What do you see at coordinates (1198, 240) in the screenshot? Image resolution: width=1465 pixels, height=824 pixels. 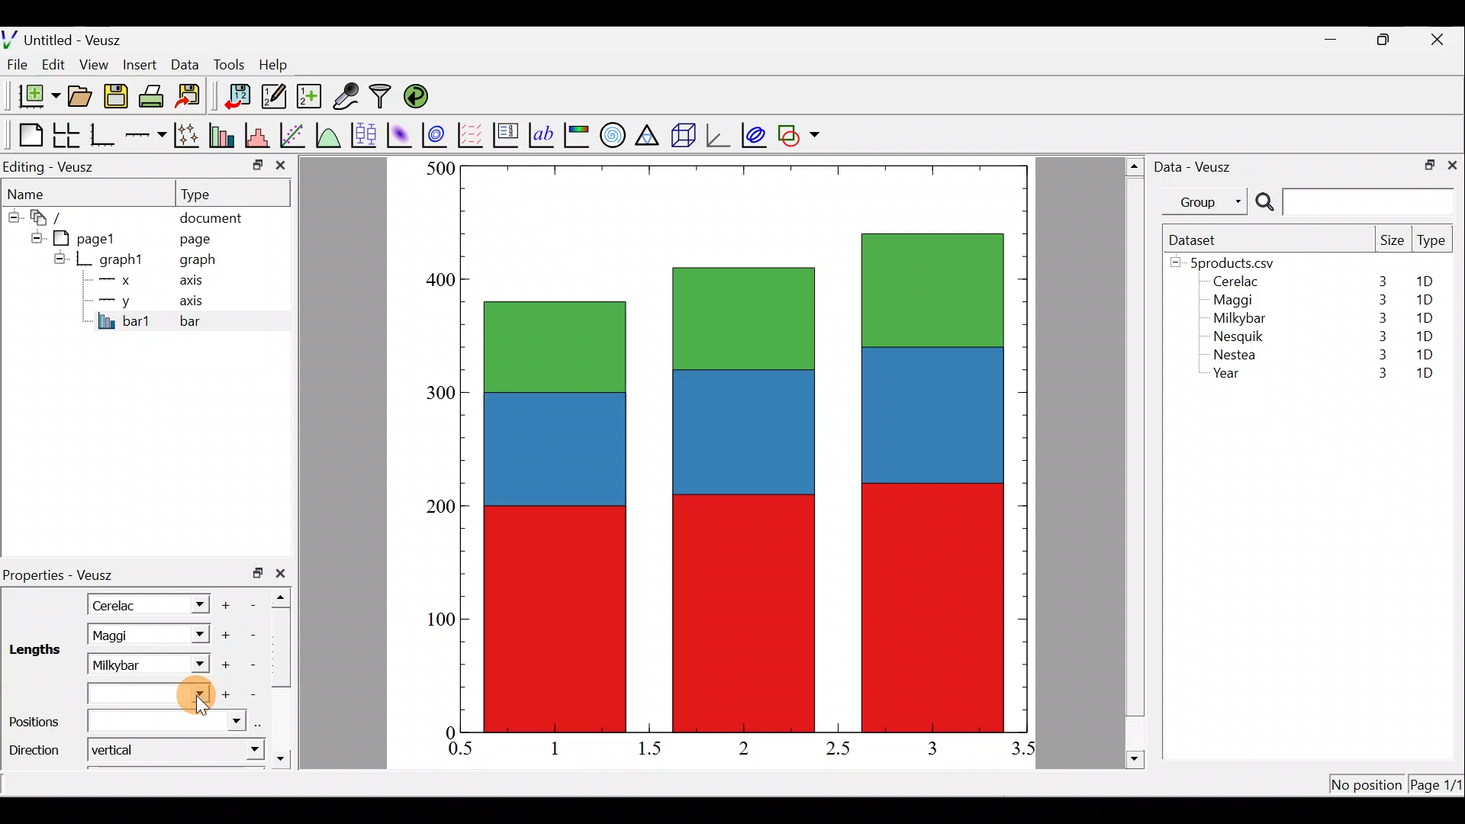 I see `Dataset` at bounding box center [1198, 240].